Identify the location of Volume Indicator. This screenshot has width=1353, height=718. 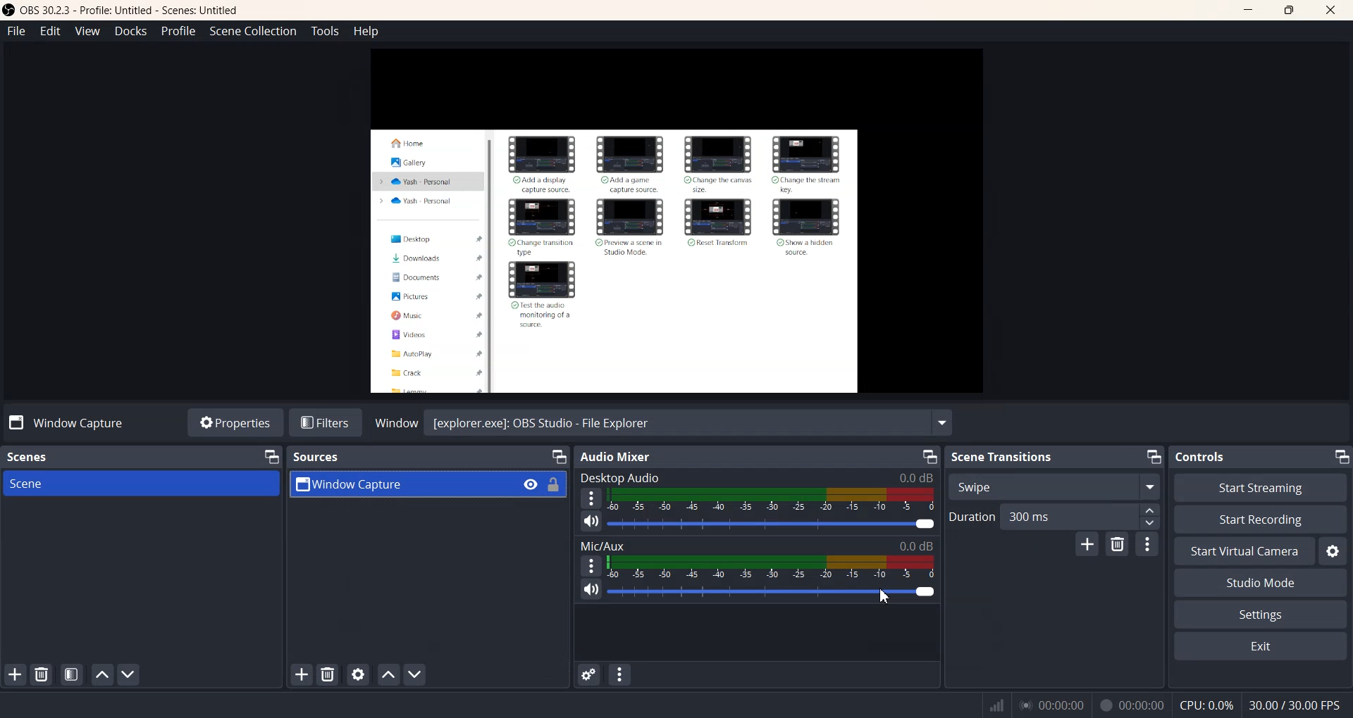
(773, 499).